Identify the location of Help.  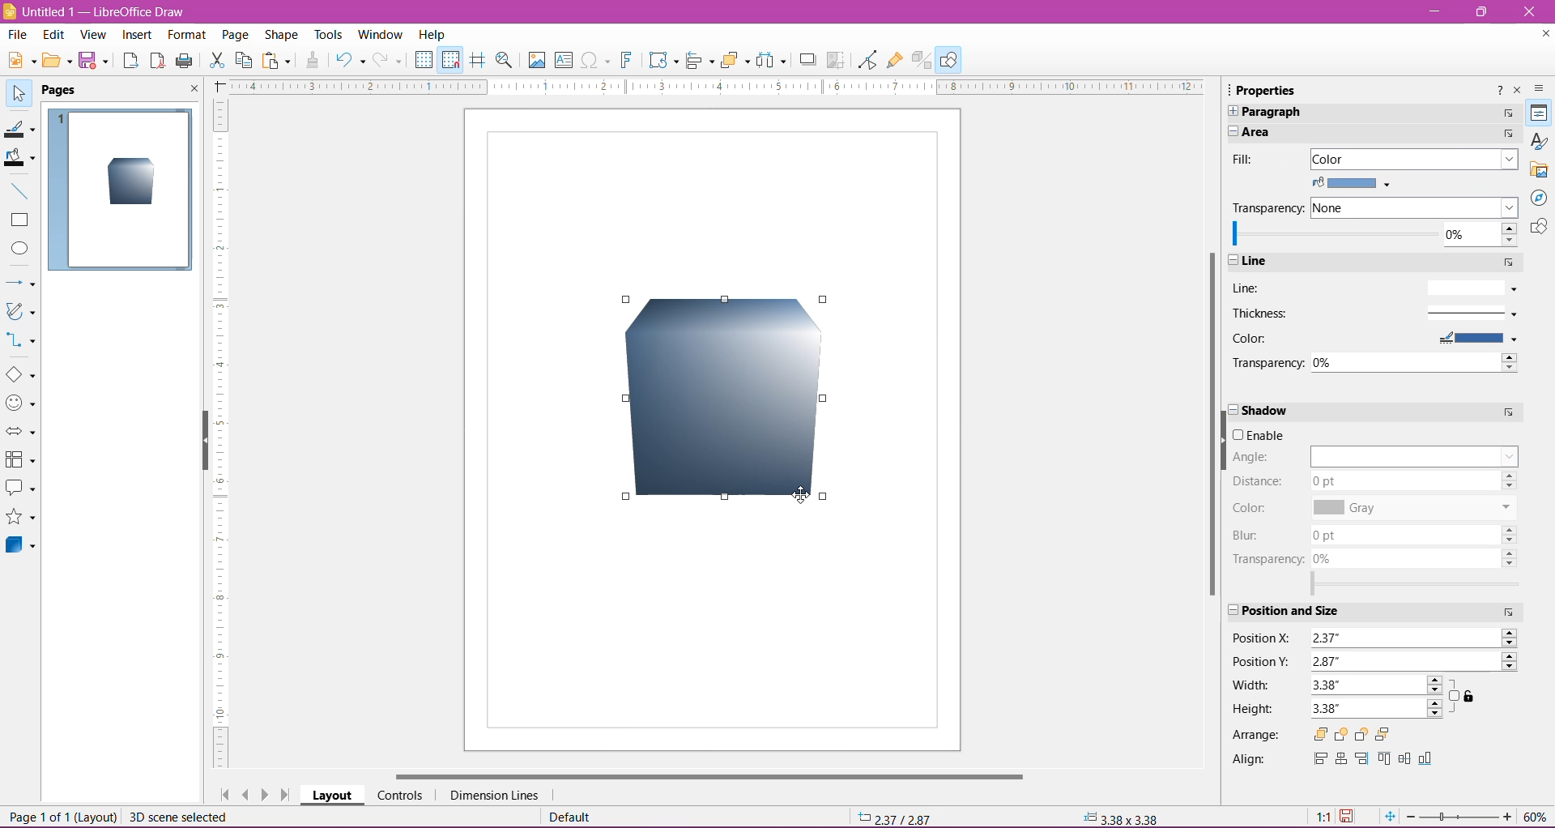
(432, 34).